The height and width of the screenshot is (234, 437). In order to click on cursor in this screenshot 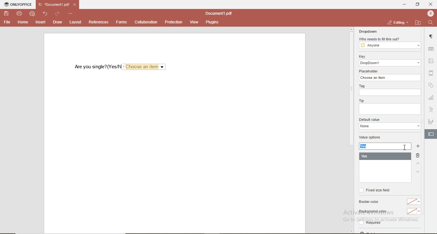, I will do `click(404, 148)`.